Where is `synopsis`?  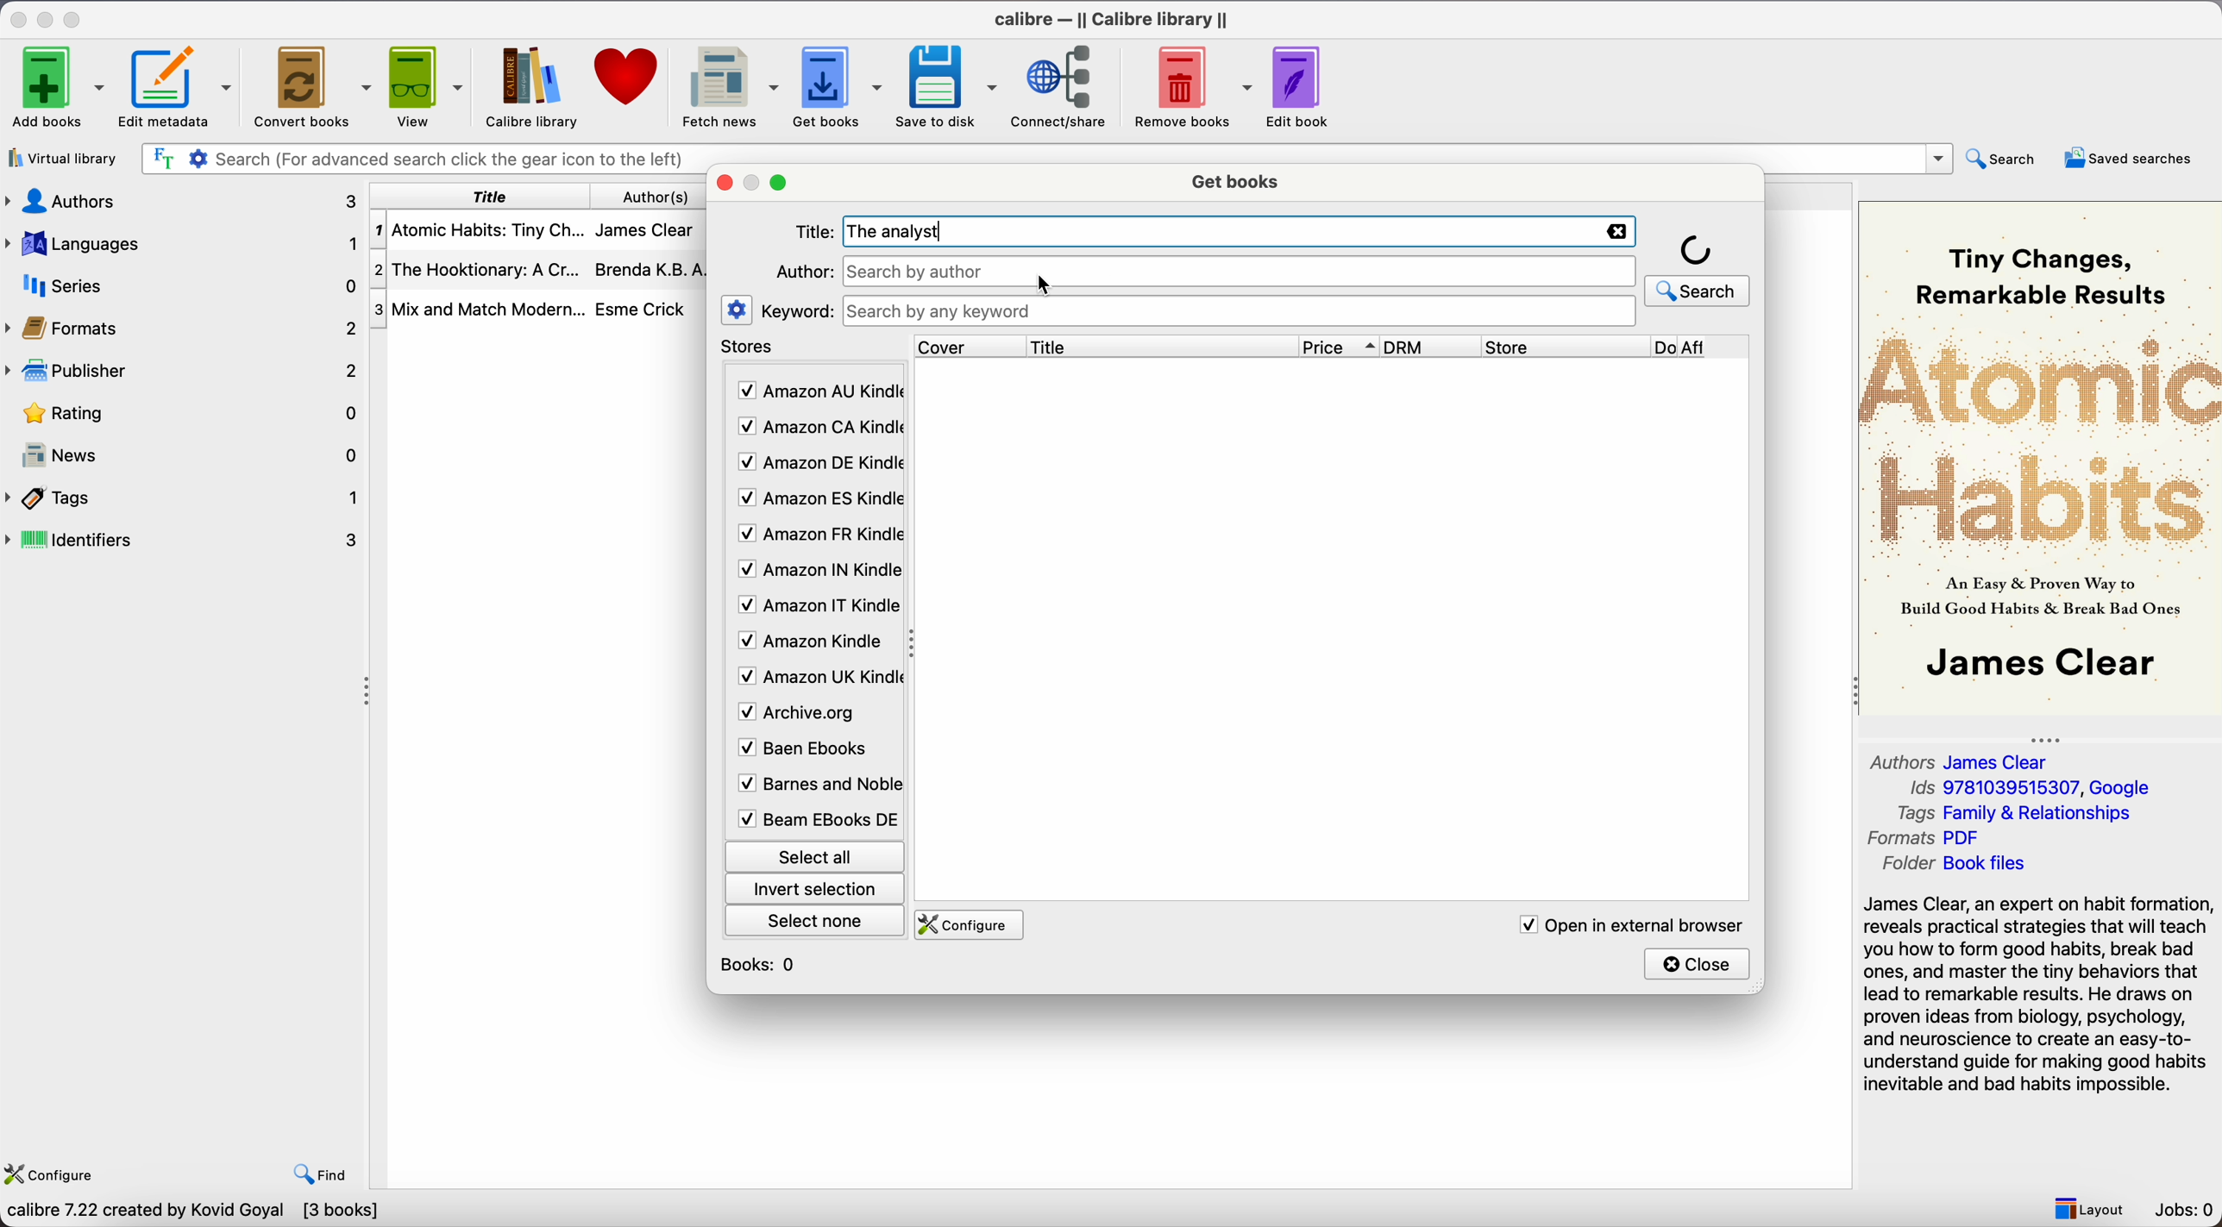
synopsis is located at coordinates (2040, 994).